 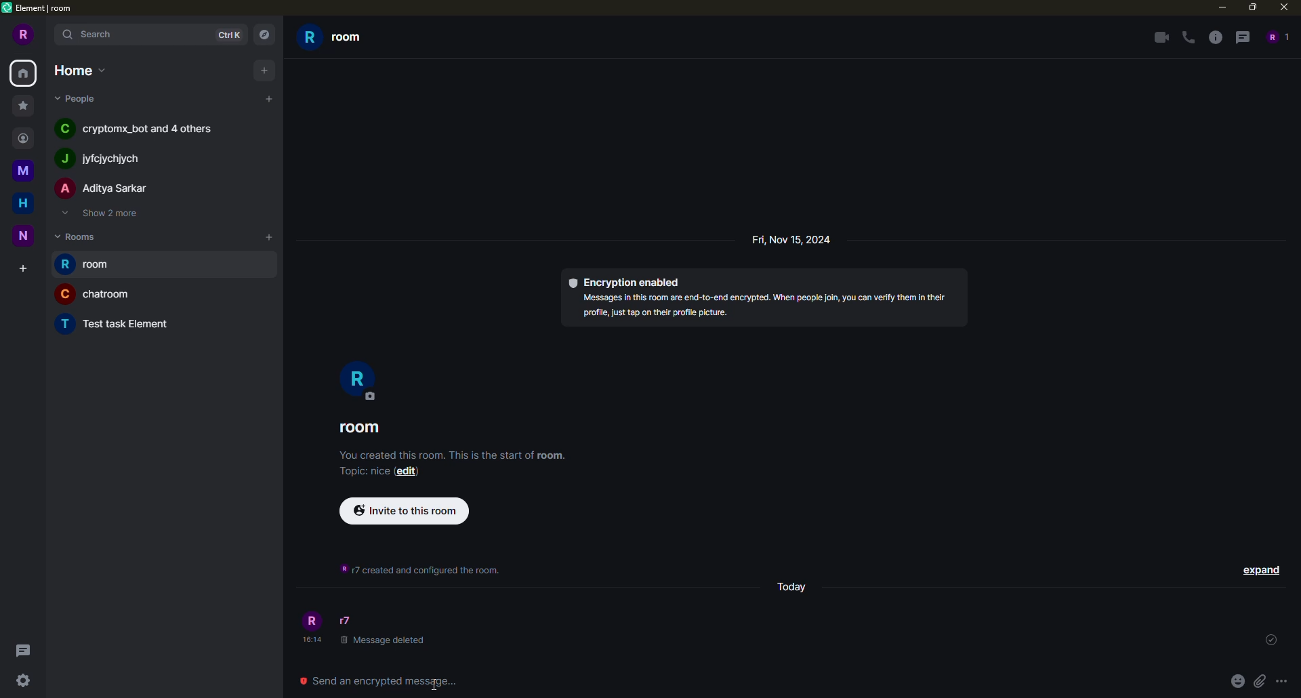 What do you see at coordinates (19, 267) in the screenshot?
I see `create space` at bounding box center [19, 267].